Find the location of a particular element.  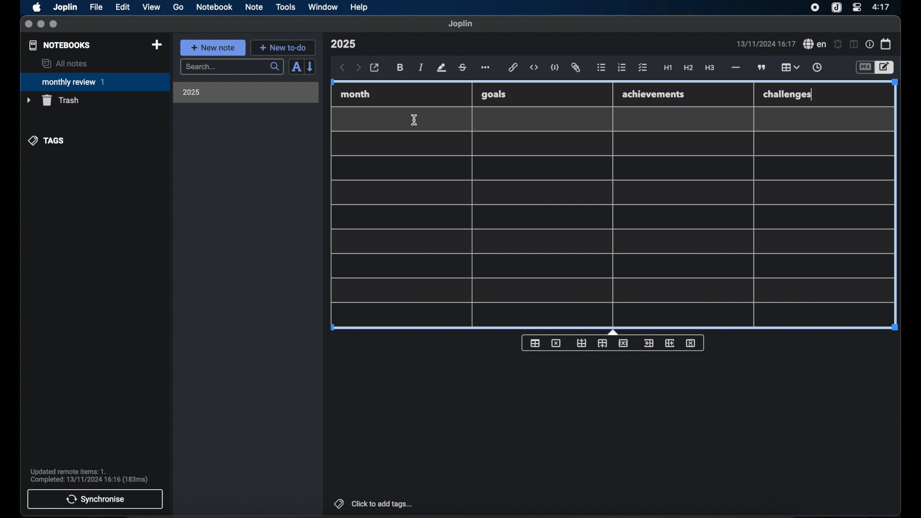

Joplin is located at coordinates (66, 8).